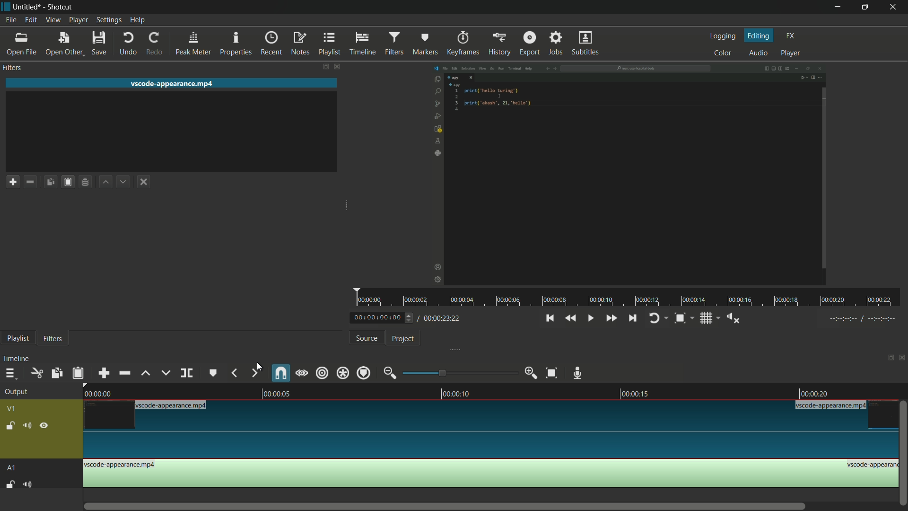 The image size is (908, 511). What do you see at coordinates (792, 53) in the screenshot?
I see `player` at bounding box center [792, 53].